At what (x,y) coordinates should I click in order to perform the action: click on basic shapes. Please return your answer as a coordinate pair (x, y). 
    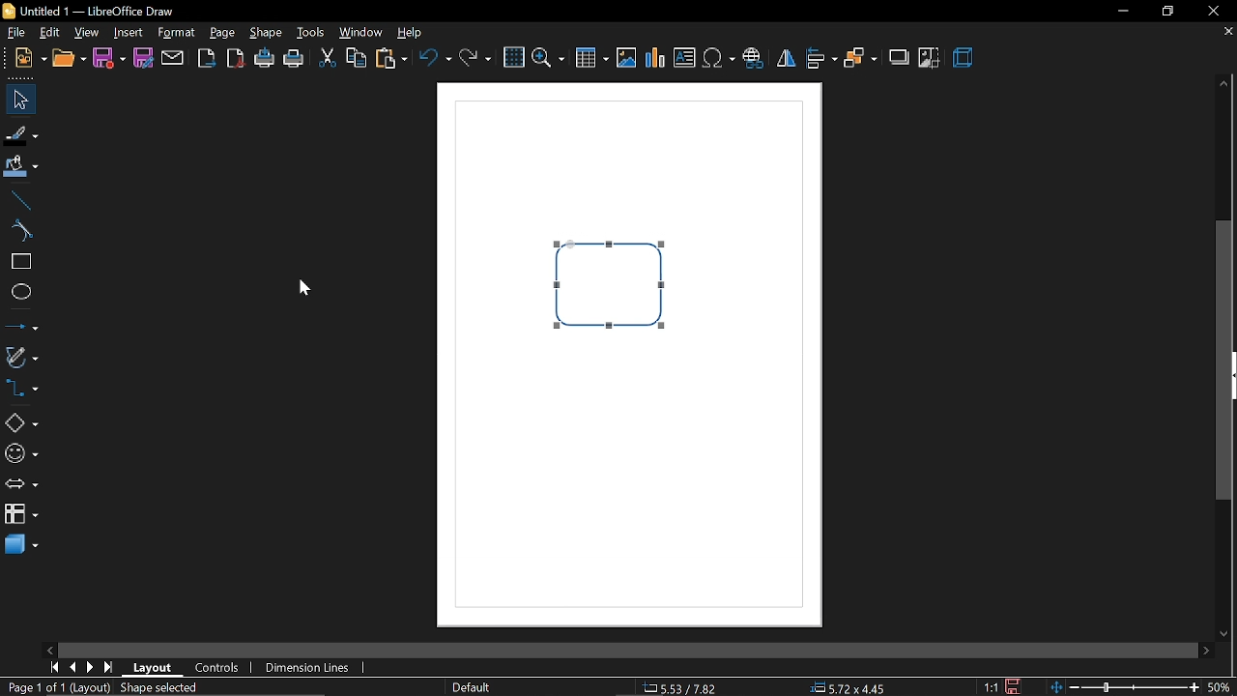
    Looking at the image, I should click on (21, 424).